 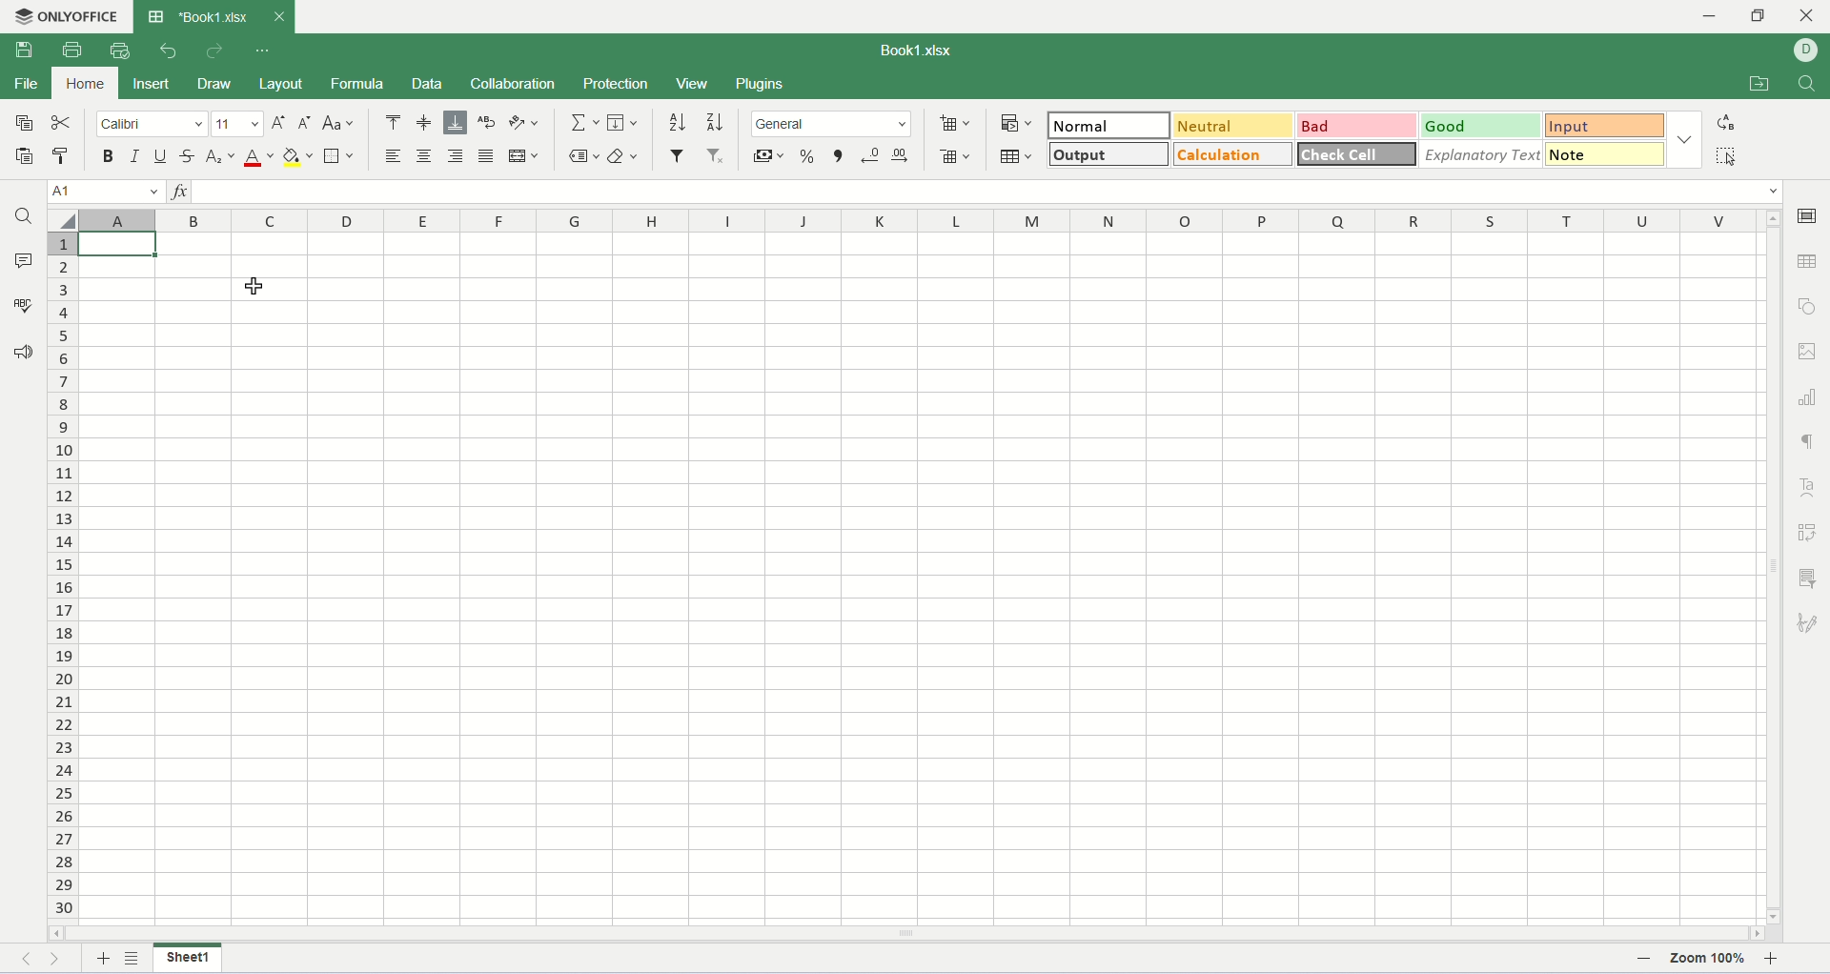 I want to click on view, so click(x=694, y=82).